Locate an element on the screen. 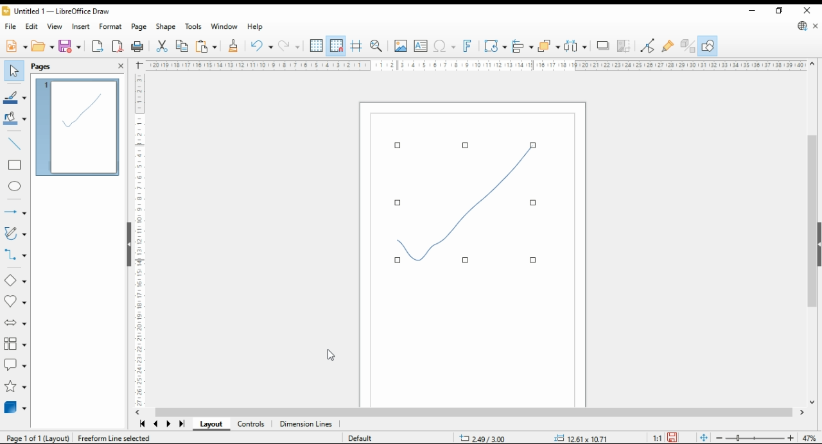  snap to grid is located at coordinates (337, 46).